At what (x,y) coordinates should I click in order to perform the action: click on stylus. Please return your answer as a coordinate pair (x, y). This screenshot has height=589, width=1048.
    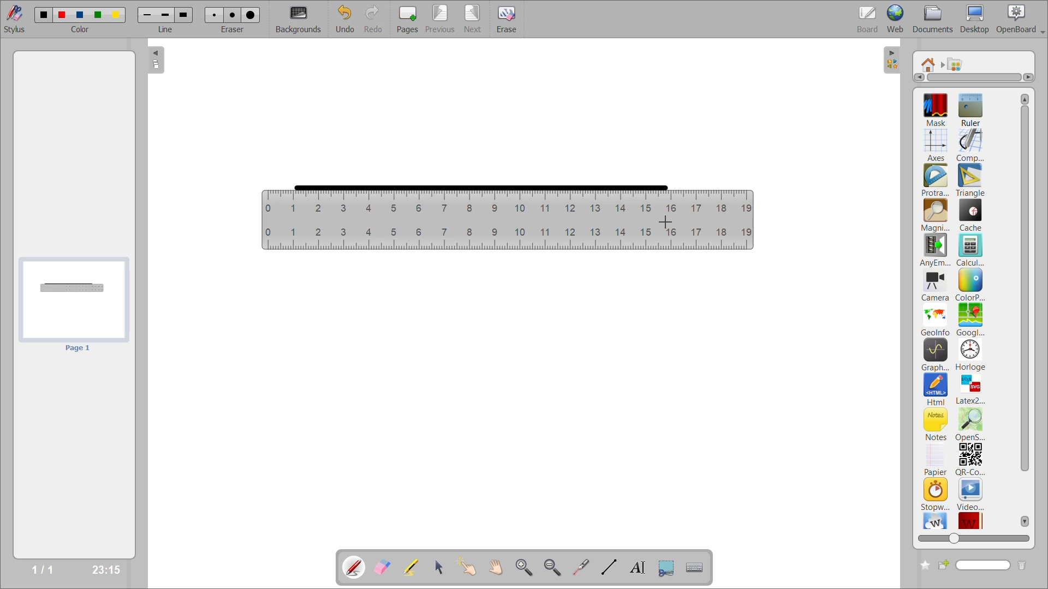
    Looking at the image, I should click on (13, 17).